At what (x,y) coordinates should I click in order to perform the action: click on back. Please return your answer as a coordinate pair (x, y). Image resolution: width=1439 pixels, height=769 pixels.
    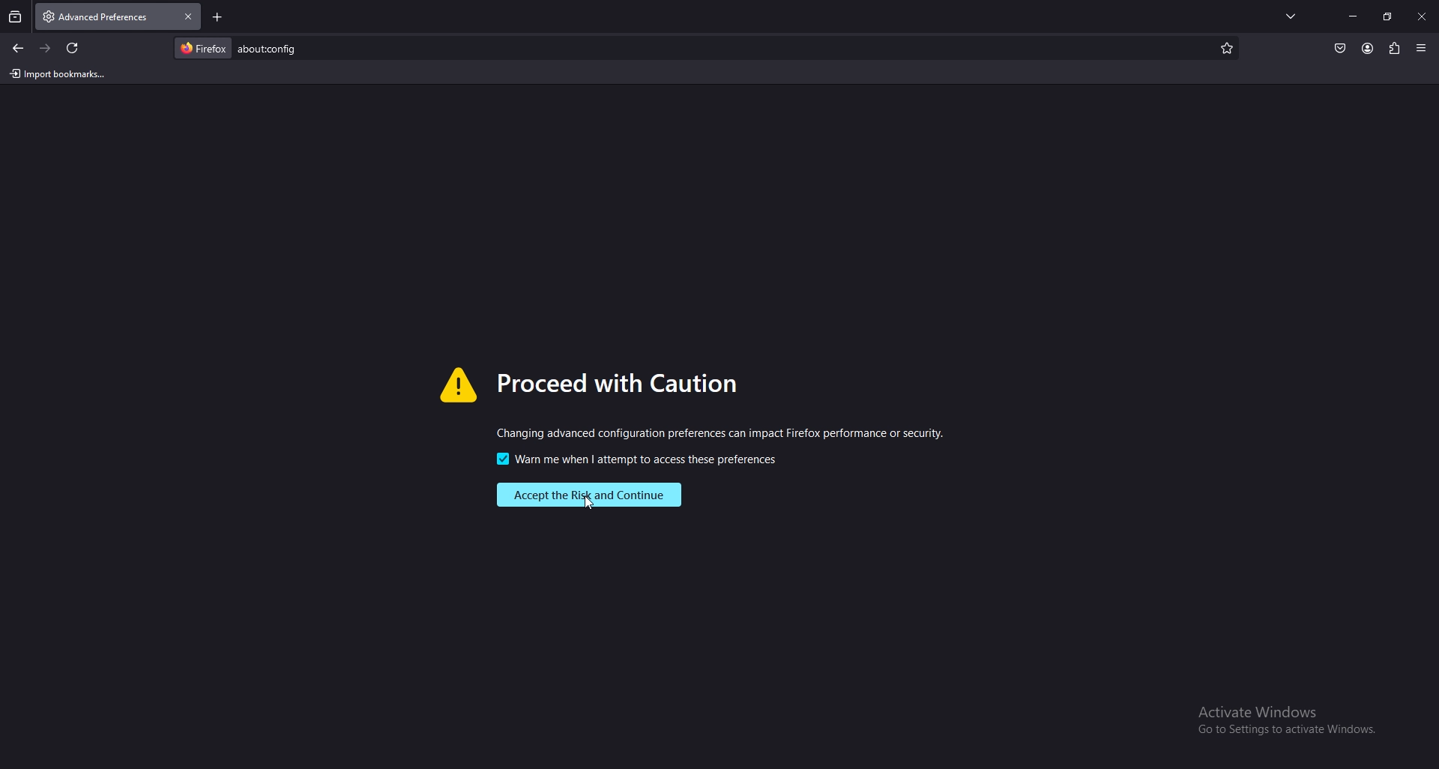
    Looking at the image, I should click on (18, 49).